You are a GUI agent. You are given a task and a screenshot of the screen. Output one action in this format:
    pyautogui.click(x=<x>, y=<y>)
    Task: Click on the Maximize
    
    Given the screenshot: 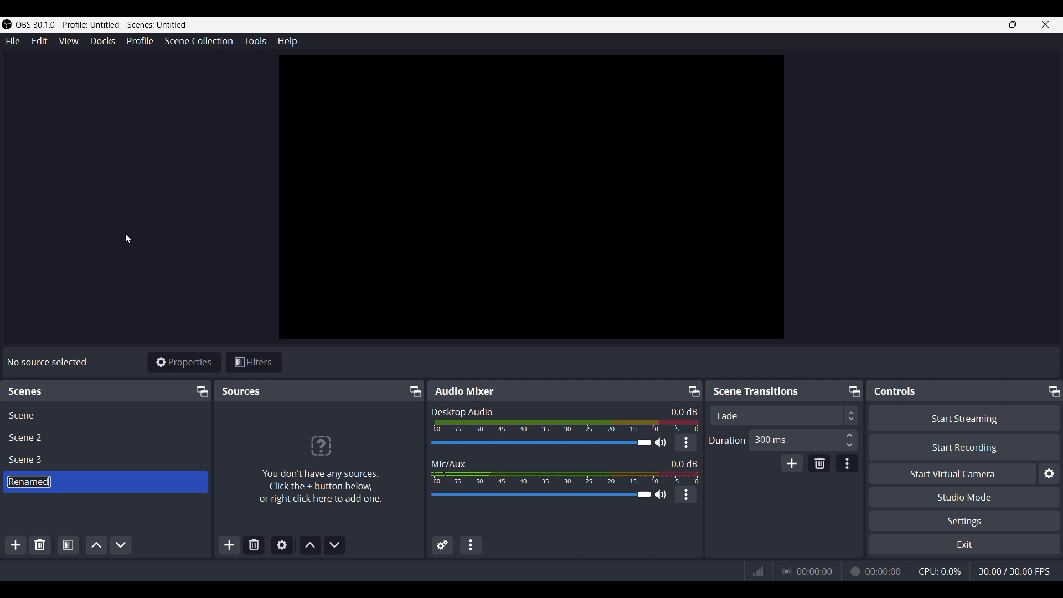 What is the action you would take?
    pyautogui.click(x=1013, y=24)
    